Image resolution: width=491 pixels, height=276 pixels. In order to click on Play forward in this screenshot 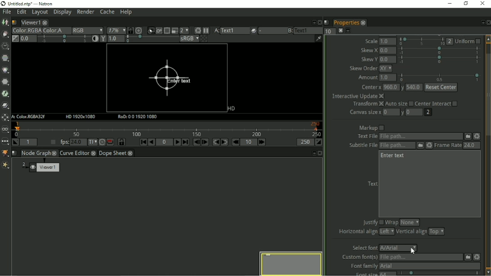, I will do `click(178, 142)`.